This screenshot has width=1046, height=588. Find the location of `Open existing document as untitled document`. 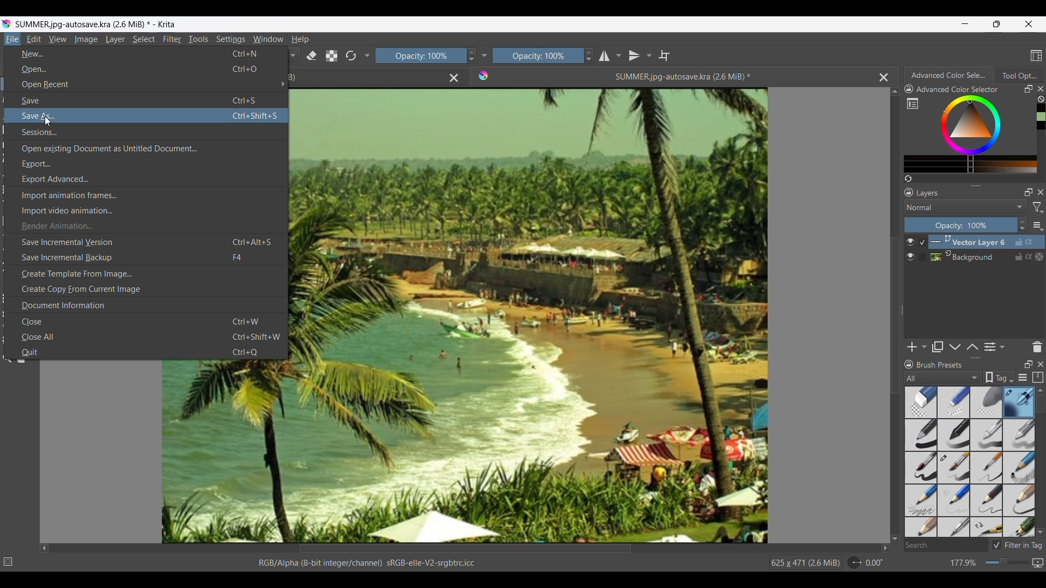

Open existing document as untitled document is located at coordinates (147, 148).